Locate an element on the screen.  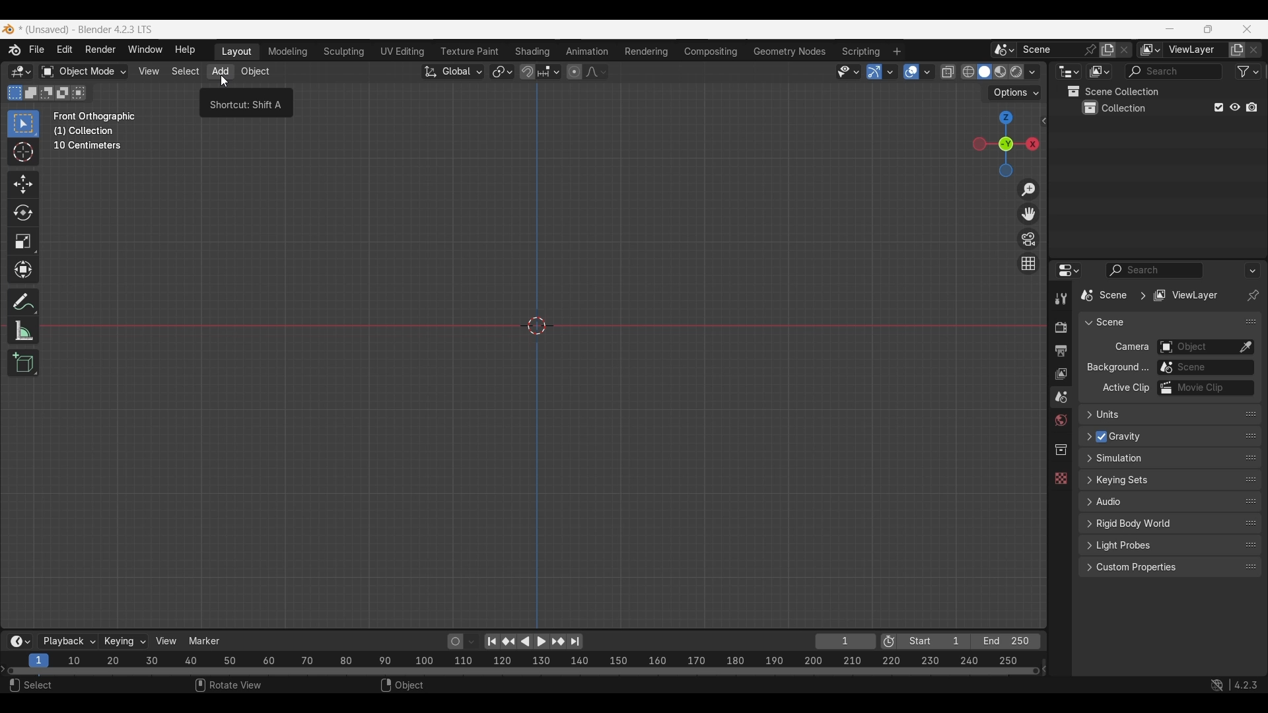
Change order in the list is located at coordinates (1251, 524).